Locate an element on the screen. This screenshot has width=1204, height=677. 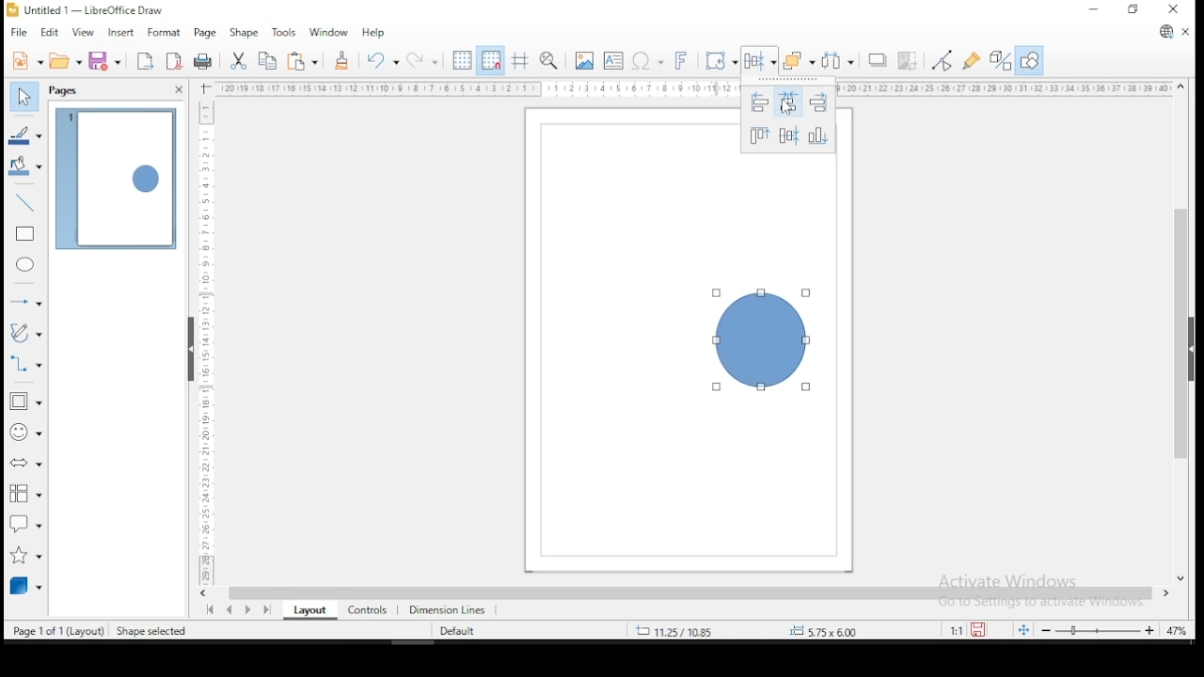
view is located at coordinates (83, 33).